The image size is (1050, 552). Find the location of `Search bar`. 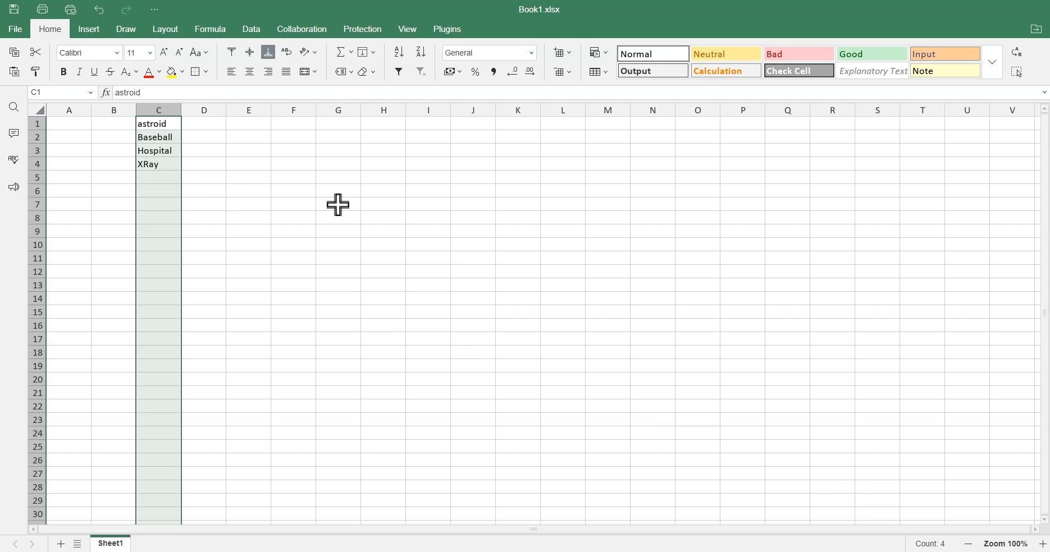

Search bar is located at coordinates (583, 93).